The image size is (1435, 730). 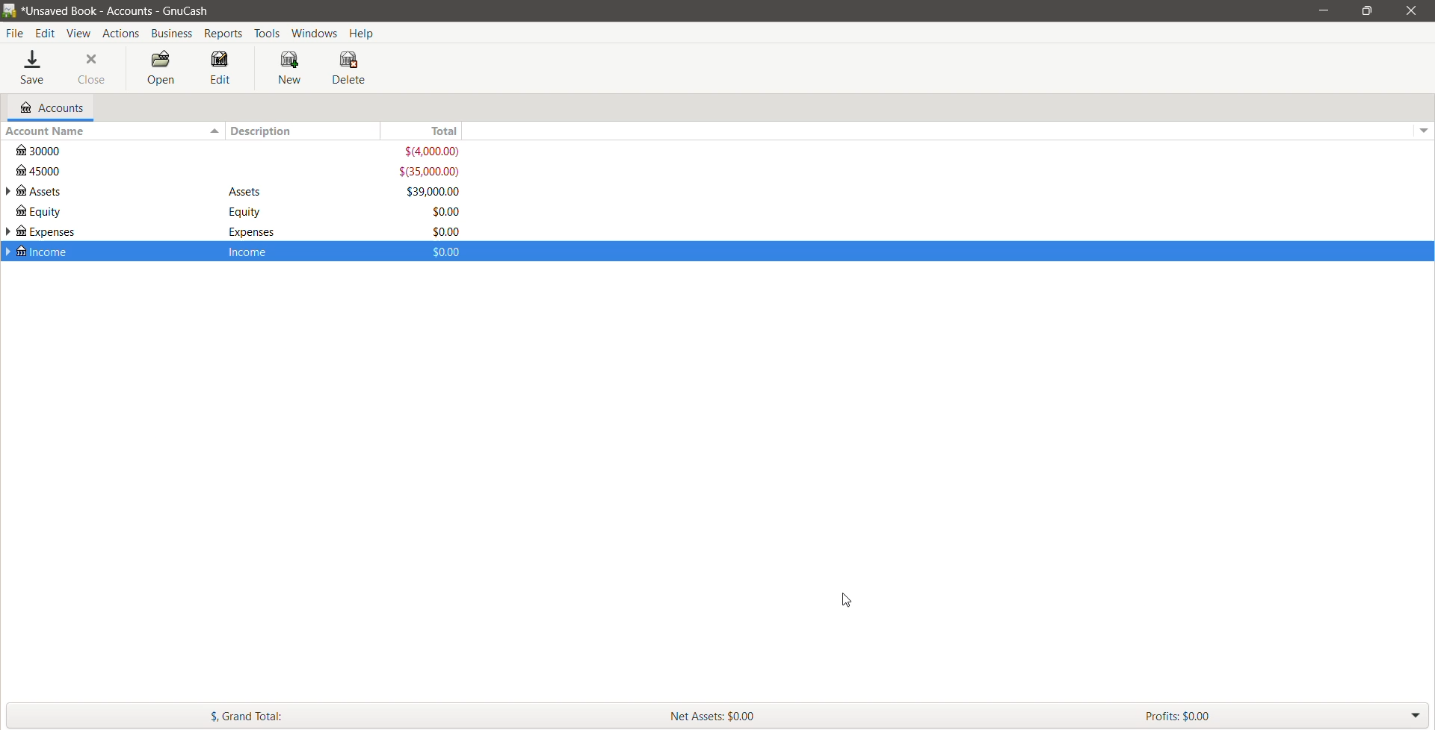 What do you see at coordinates (15, 34) in the screenshot?
I see `File` at bounding box center [15, 34].